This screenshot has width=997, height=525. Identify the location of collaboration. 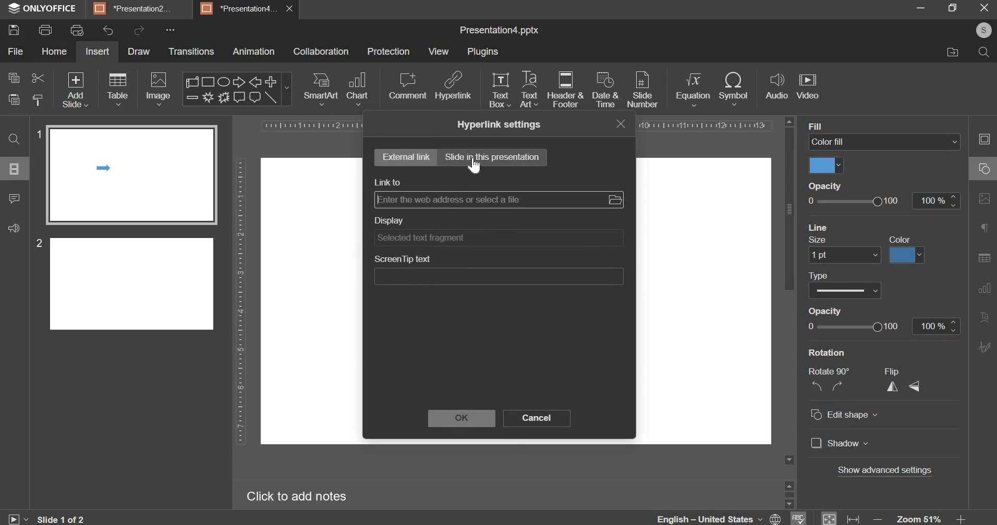
(322, 52).